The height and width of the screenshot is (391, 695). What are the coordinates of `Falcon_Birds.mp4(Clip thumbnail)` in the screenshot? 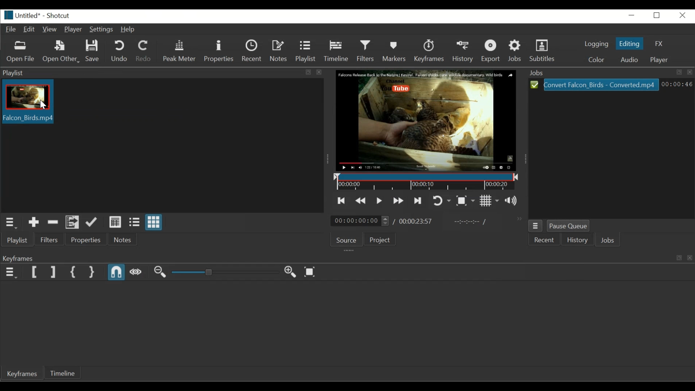 It's located at (32, 103).